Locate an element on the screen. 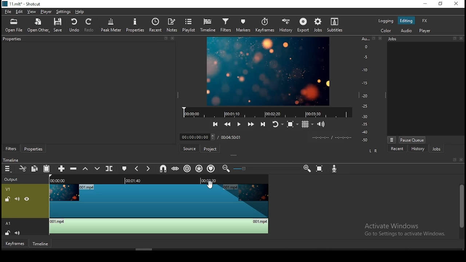  copy is located at coordinates (35, 169).